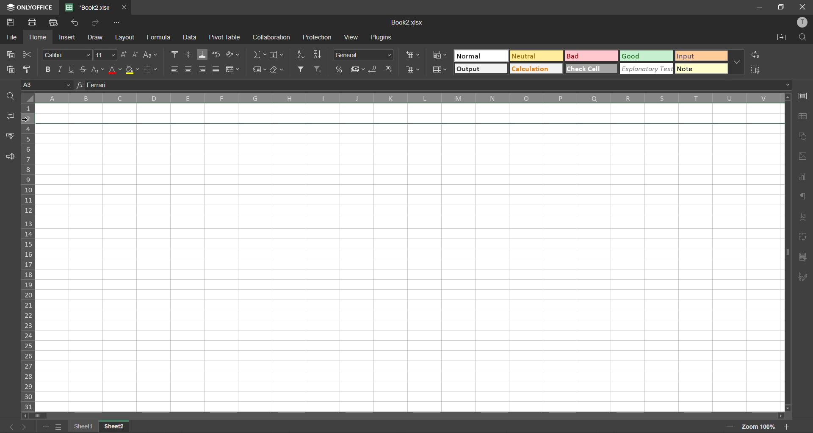 Image resolution: width=813 pixels, height=433 pixels. Describe the element at coordinates (803, 257) in the screenshot. I see `slicer` at that location.